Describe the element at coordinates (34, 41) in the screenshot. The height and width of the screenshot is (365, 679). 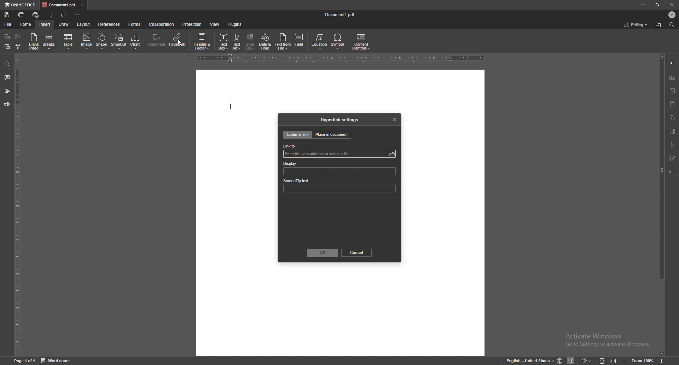
I see `blank page` at that location.